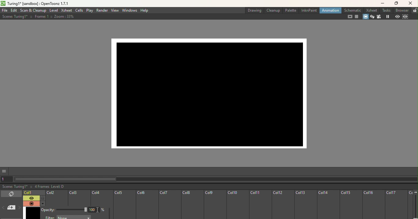 The height and width of the screenshot is (219, 418). I want to click on Col4, so click(102, 198).